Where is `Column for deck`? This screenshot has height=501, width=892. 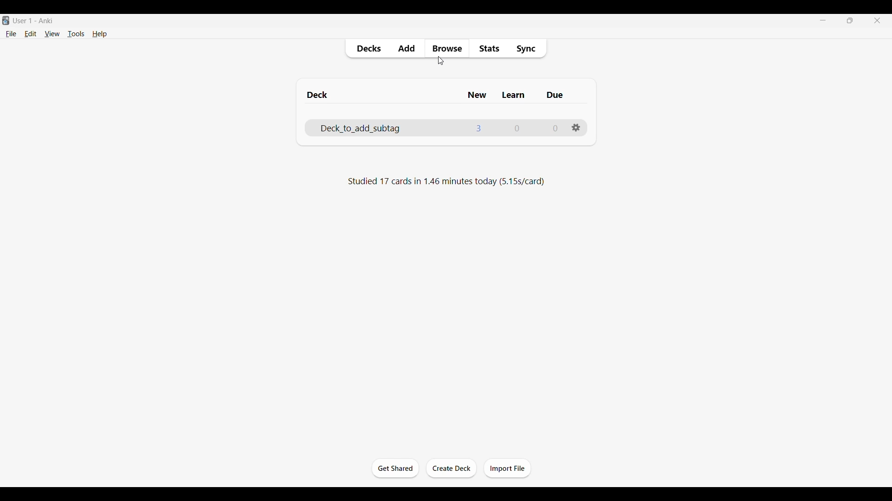
Column for deck is located at coordinates (380, 94).